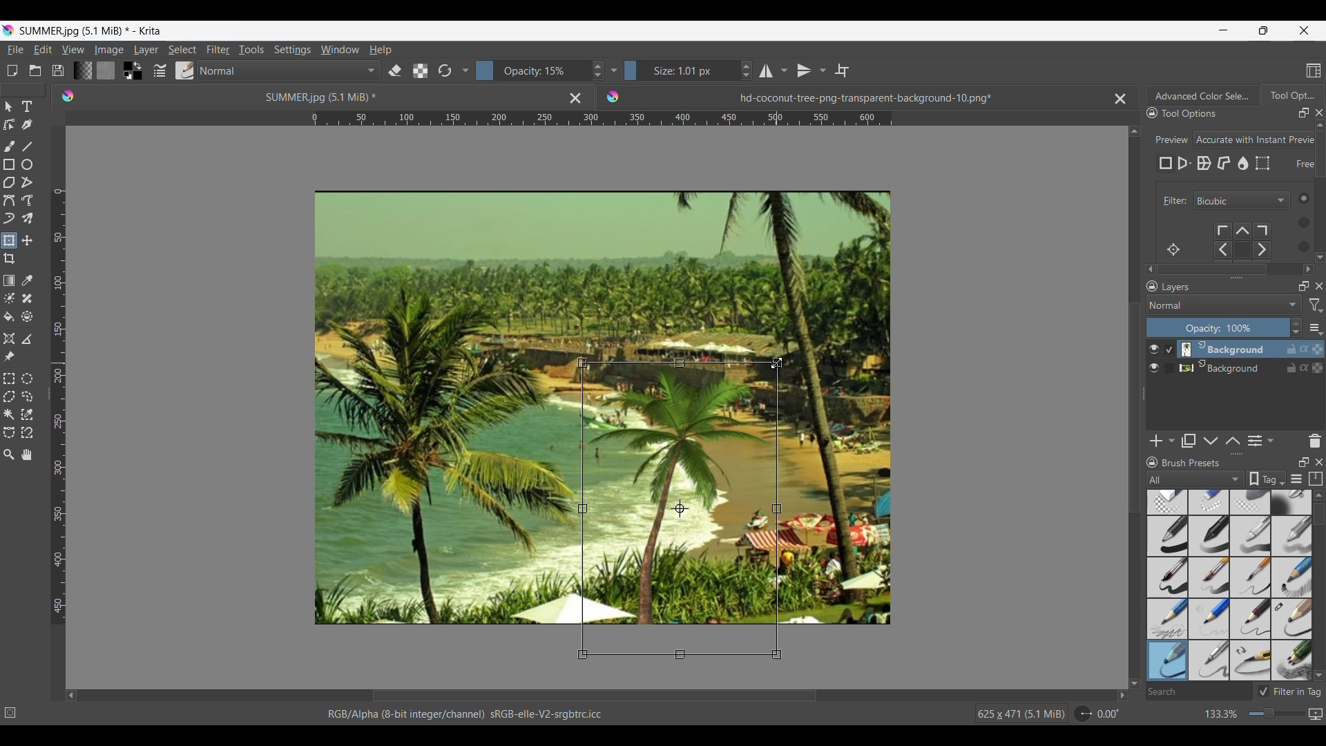  I want to click on Slideshow, so click(1315, 711).